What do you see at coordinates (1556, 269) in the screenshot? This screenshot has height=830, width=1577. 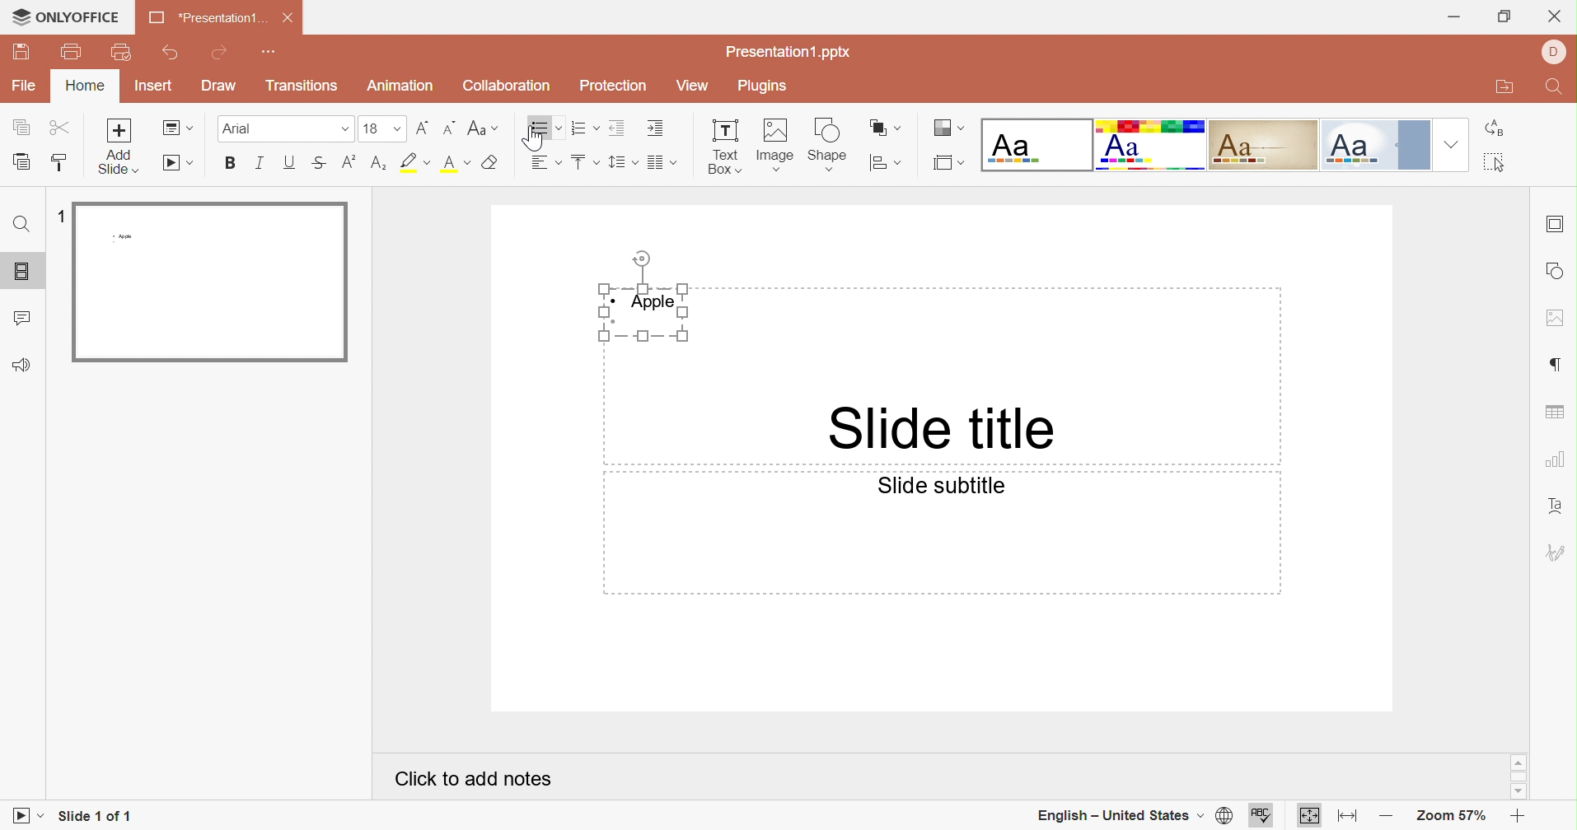 I see `shape settings` at bounding box center [1556, 269].